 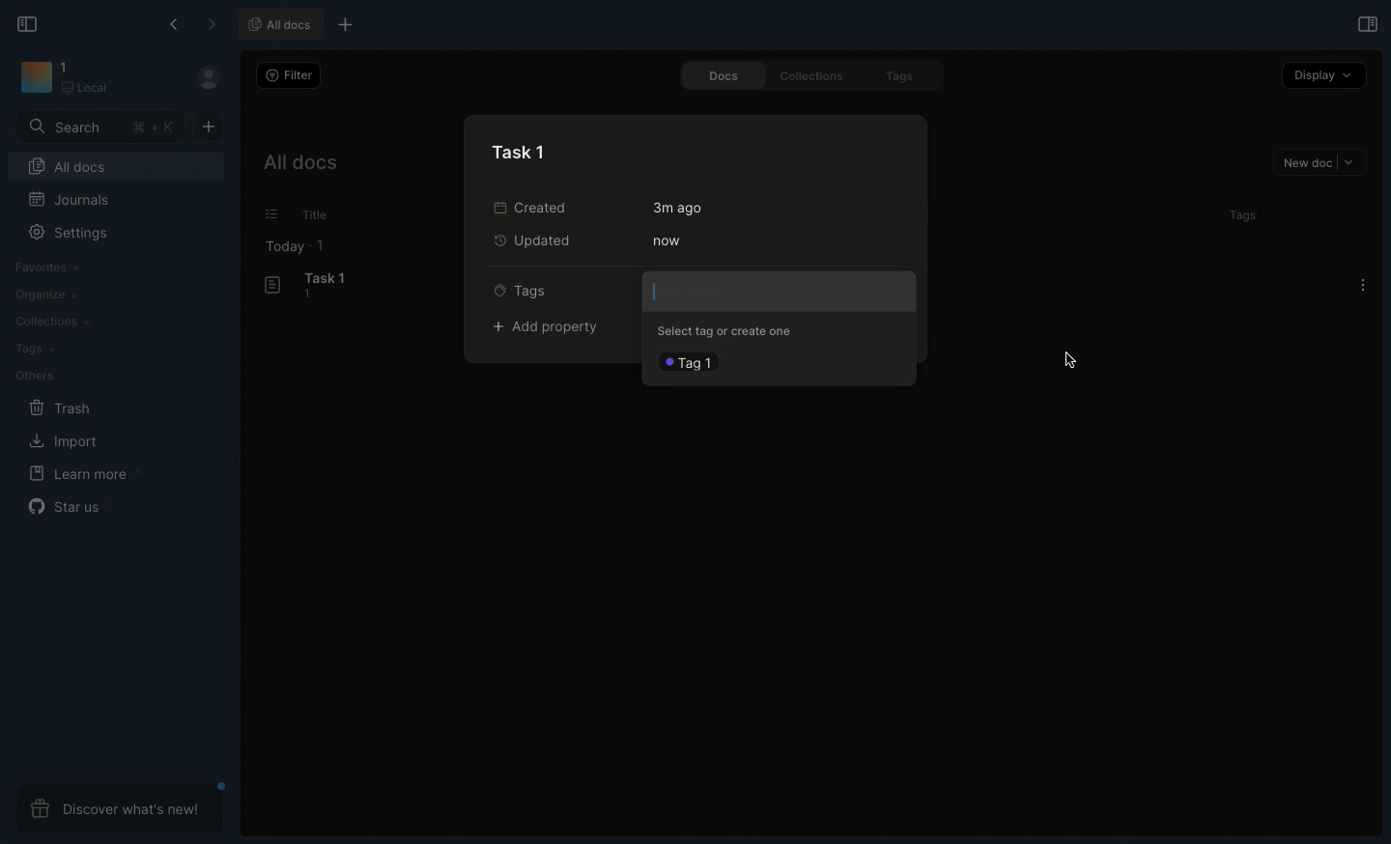 I want to click on Journals, so click(x=65, y=198).